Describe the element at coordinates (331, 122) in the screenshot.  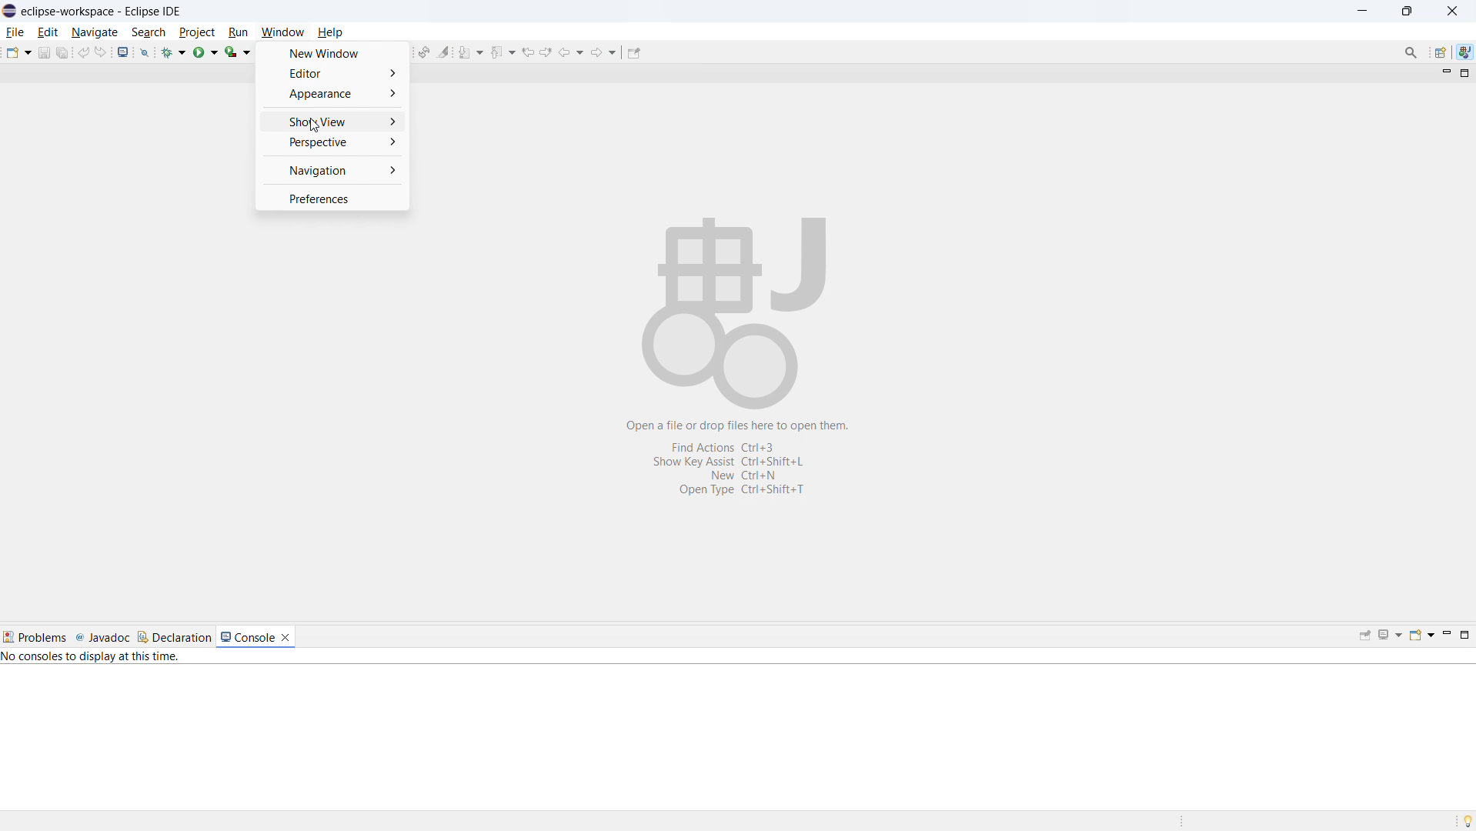
I see `show view` at that location.